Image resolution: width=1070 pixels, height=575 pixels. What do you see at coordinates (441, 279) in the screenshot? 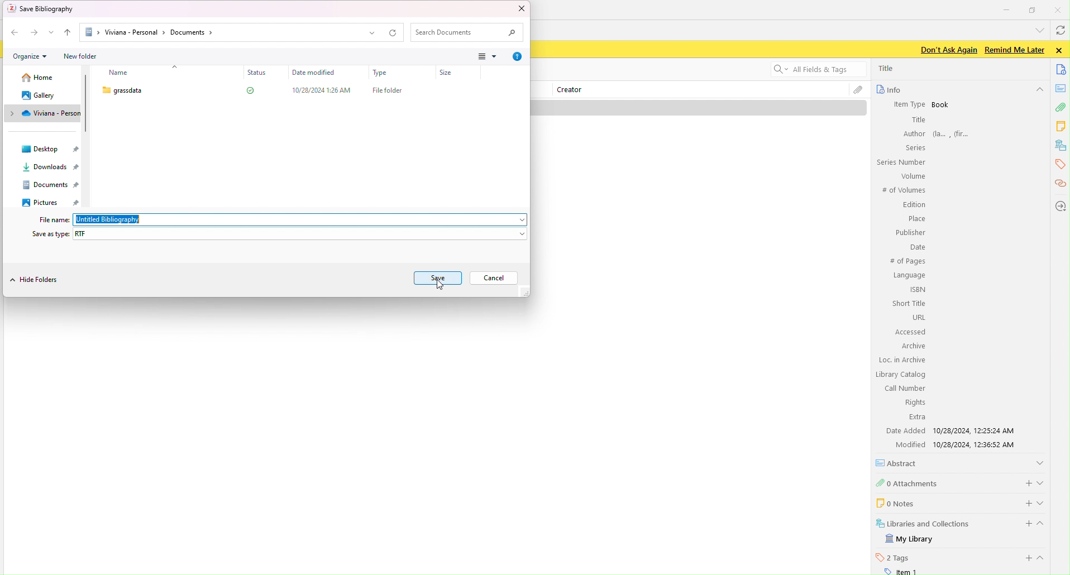
I see `Save` at bounding box center [441, 279].